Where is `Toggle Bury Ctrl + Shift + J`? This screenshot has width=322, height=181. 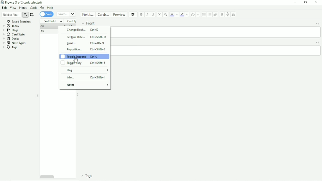 Toggle Bury Ctrl + Shift + J is located at coordinates (84, 63).